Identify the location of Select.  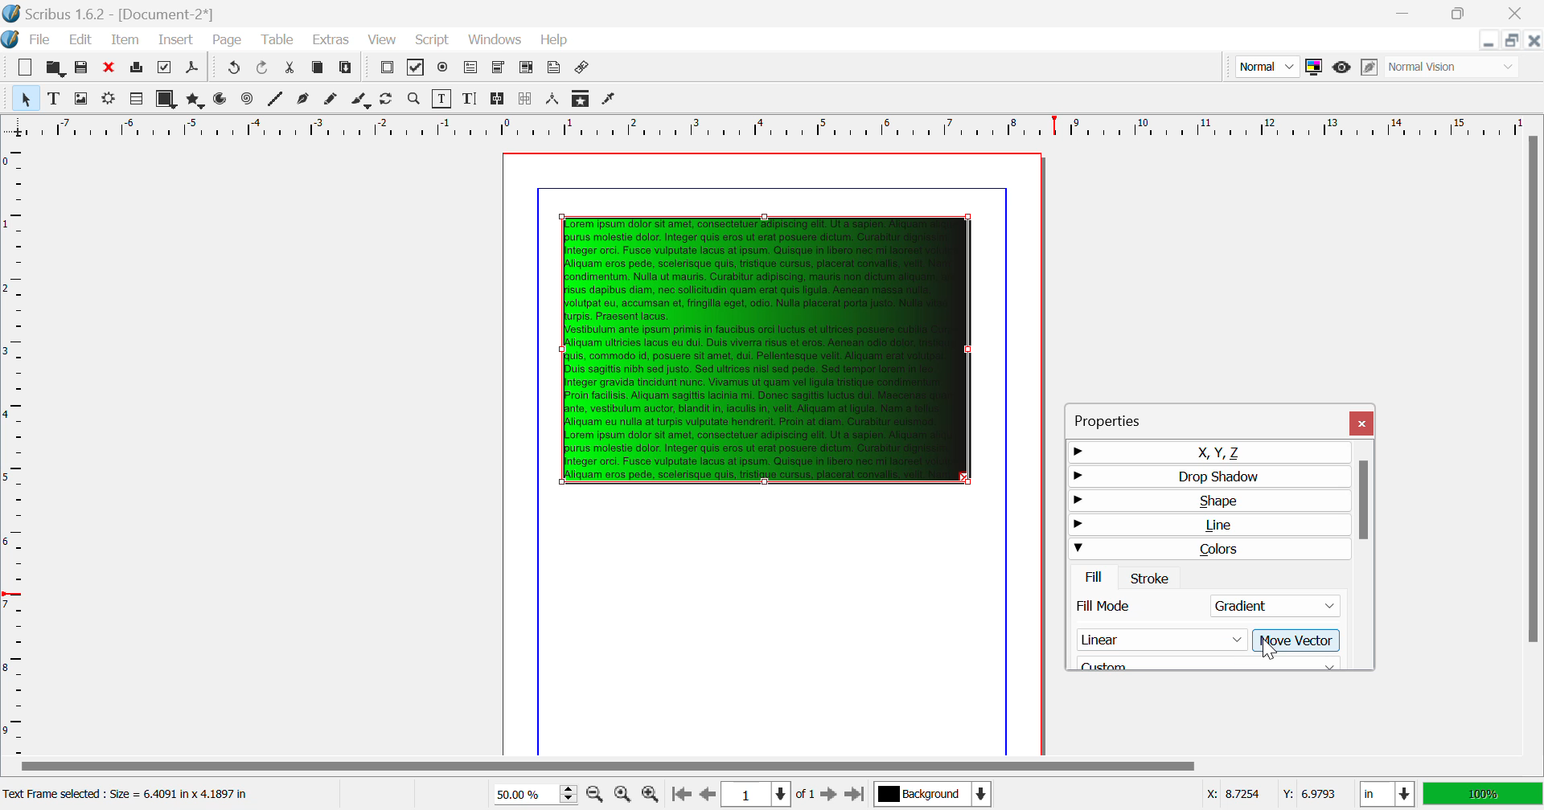
(24, 97).